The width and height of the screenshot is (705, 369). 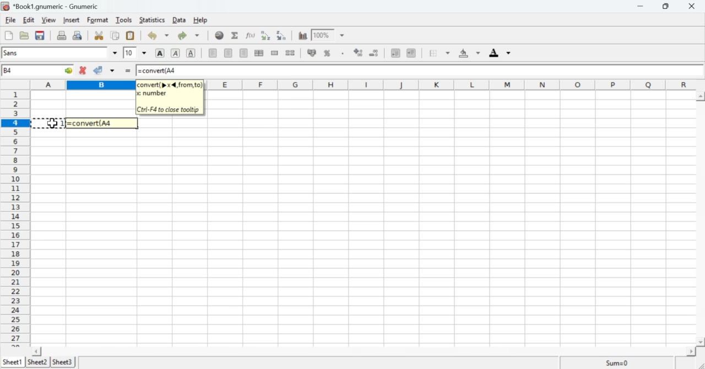 What do you see at coordinates (312, 53) in the screenshot?
I see `Format the selection as accounting` at bounding box center [312, 53].